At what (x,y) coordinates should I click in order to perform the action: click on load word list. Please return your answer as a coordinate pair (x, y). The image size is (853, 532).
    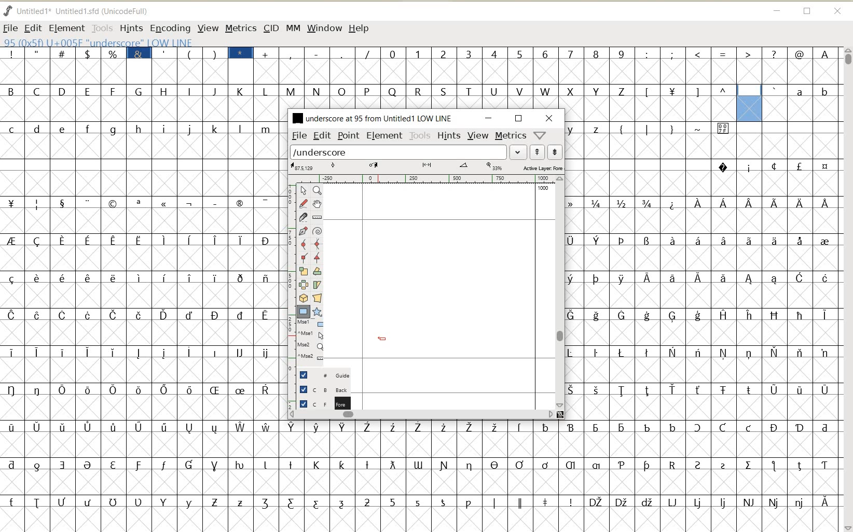
    Looking at the image, I should click on (398, 151).